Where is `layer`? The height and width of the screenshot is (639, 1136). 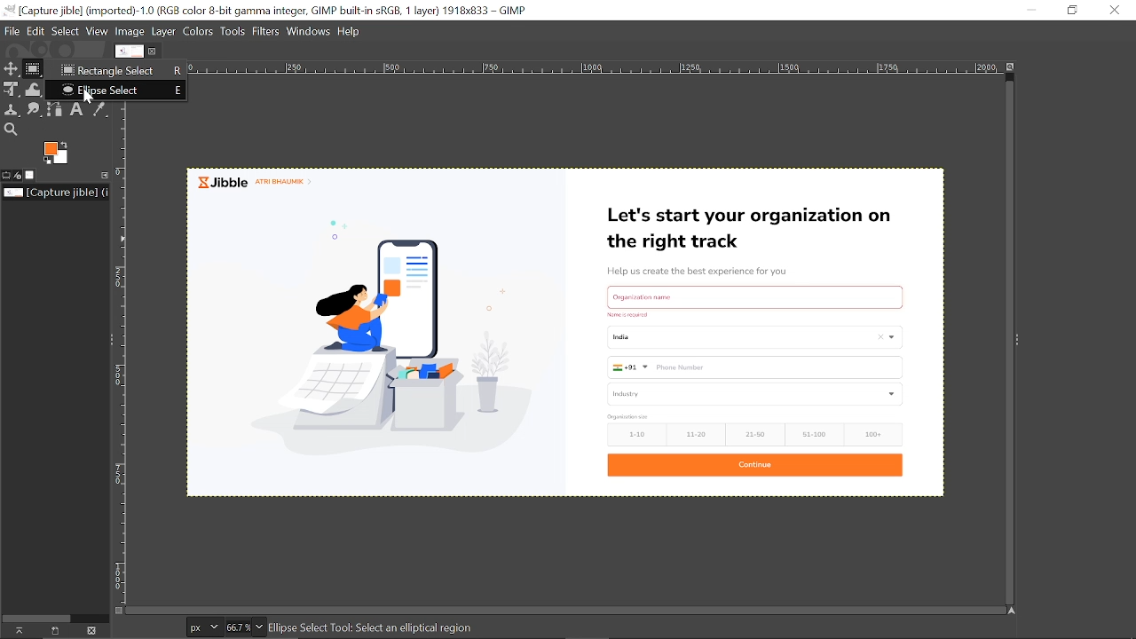 layer is located at coordinates (164, 30).